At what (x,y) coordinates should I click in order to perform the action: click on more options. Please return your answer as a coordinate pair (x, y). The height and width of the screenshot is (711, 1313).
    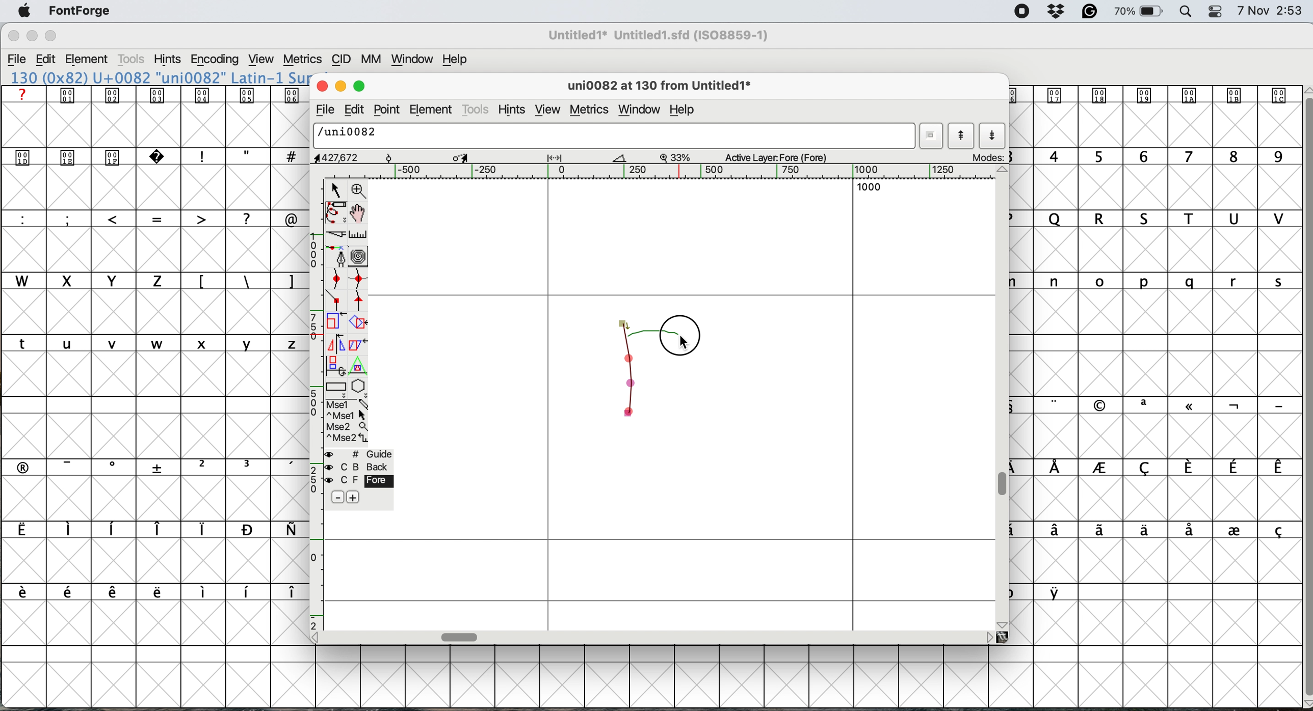
    Looking at the image, I should click on (346, 422).